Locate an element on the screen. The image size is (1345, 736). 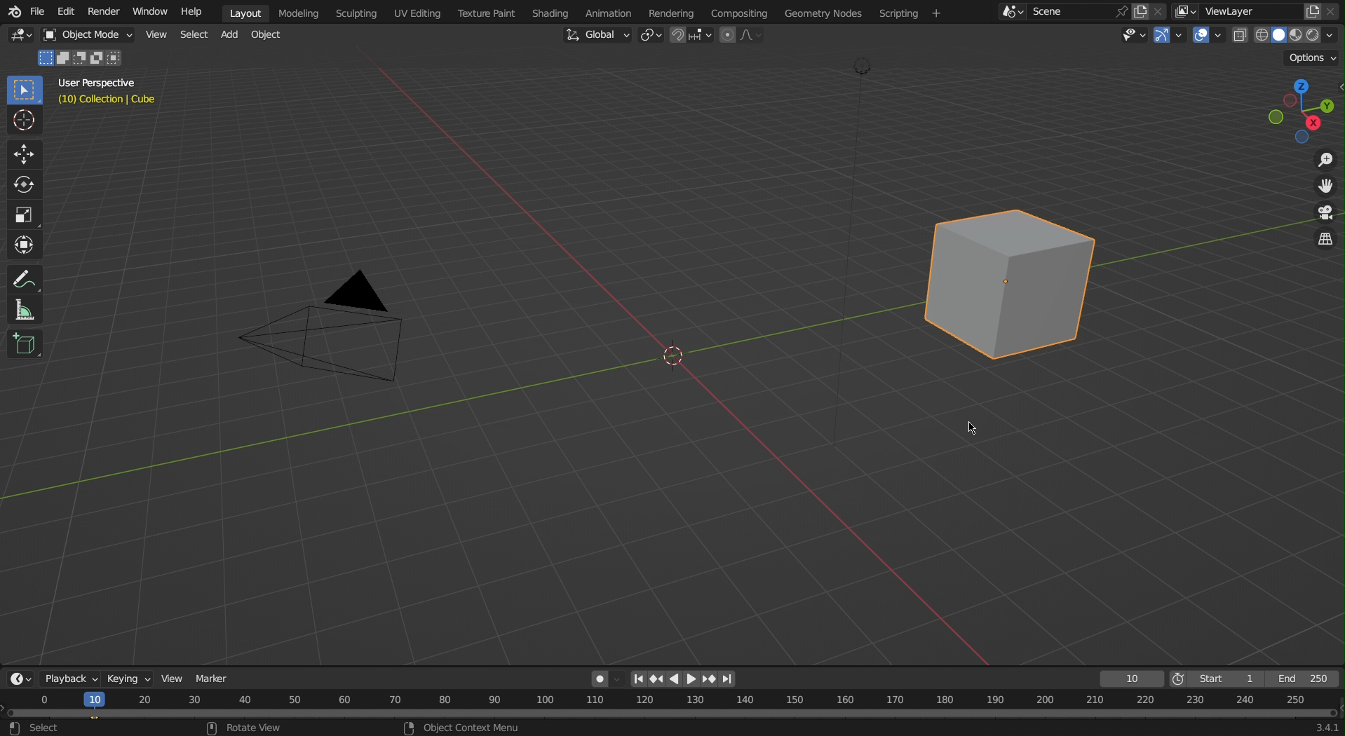
End is located at coordinates (1306, 679).